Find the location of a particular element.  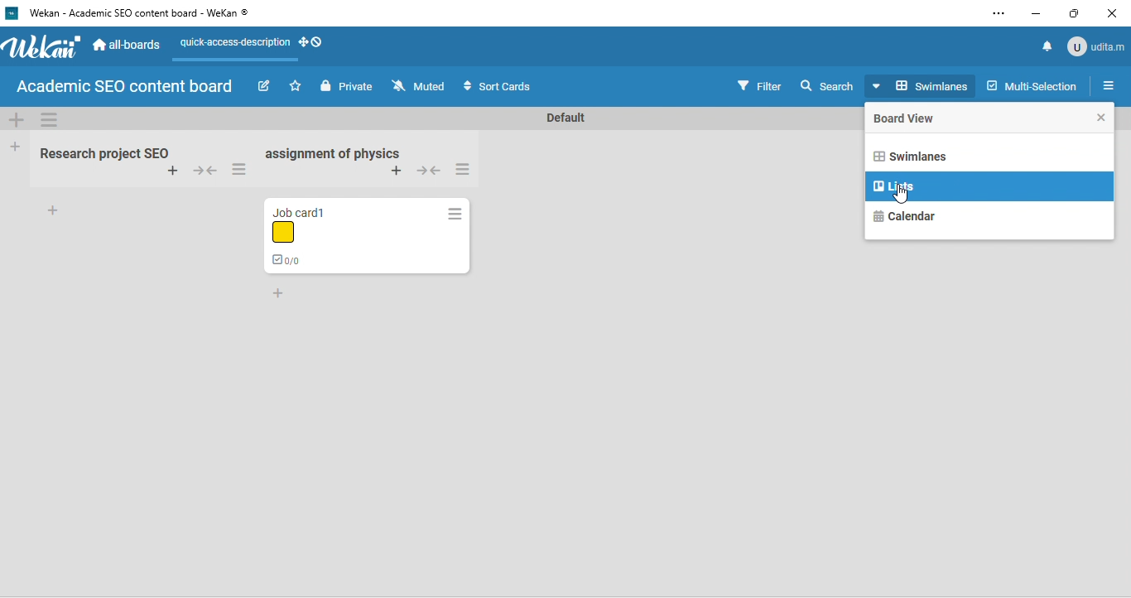

list action is located at coordinates (454, 214).